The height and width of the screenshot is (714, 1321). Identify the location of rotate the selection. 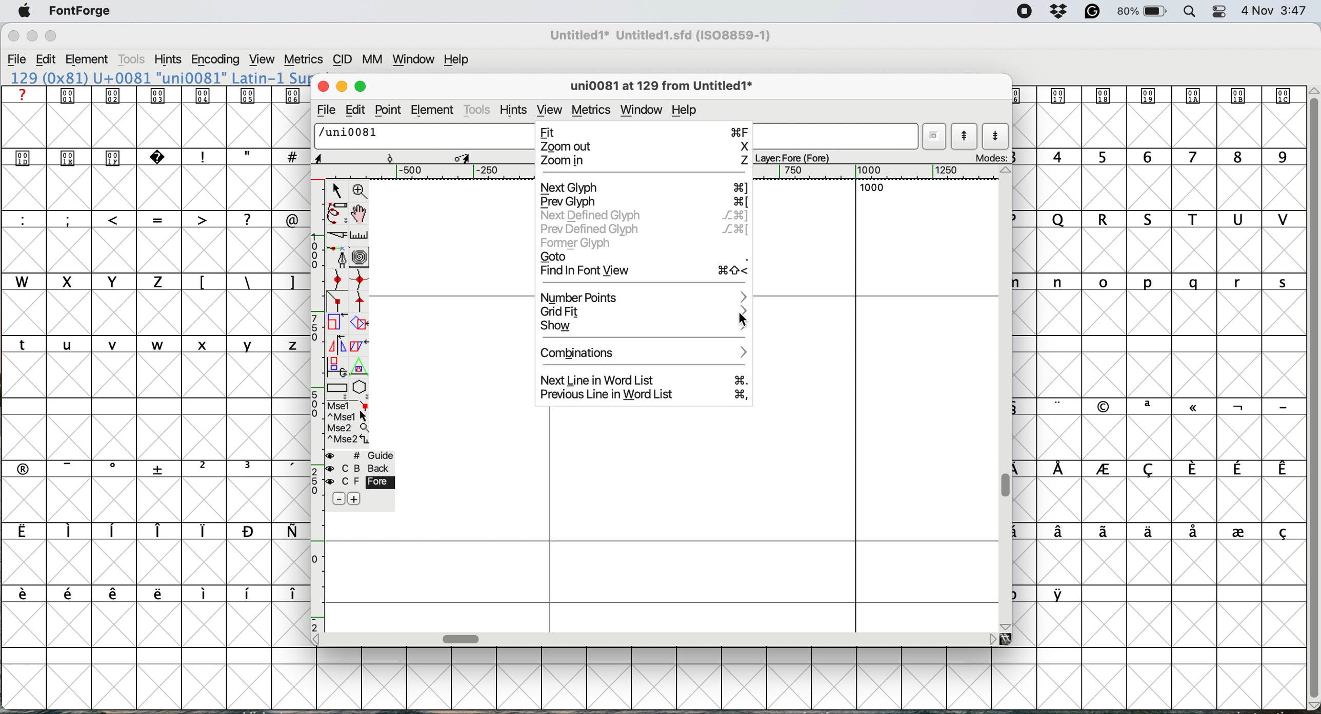
(358, 324).